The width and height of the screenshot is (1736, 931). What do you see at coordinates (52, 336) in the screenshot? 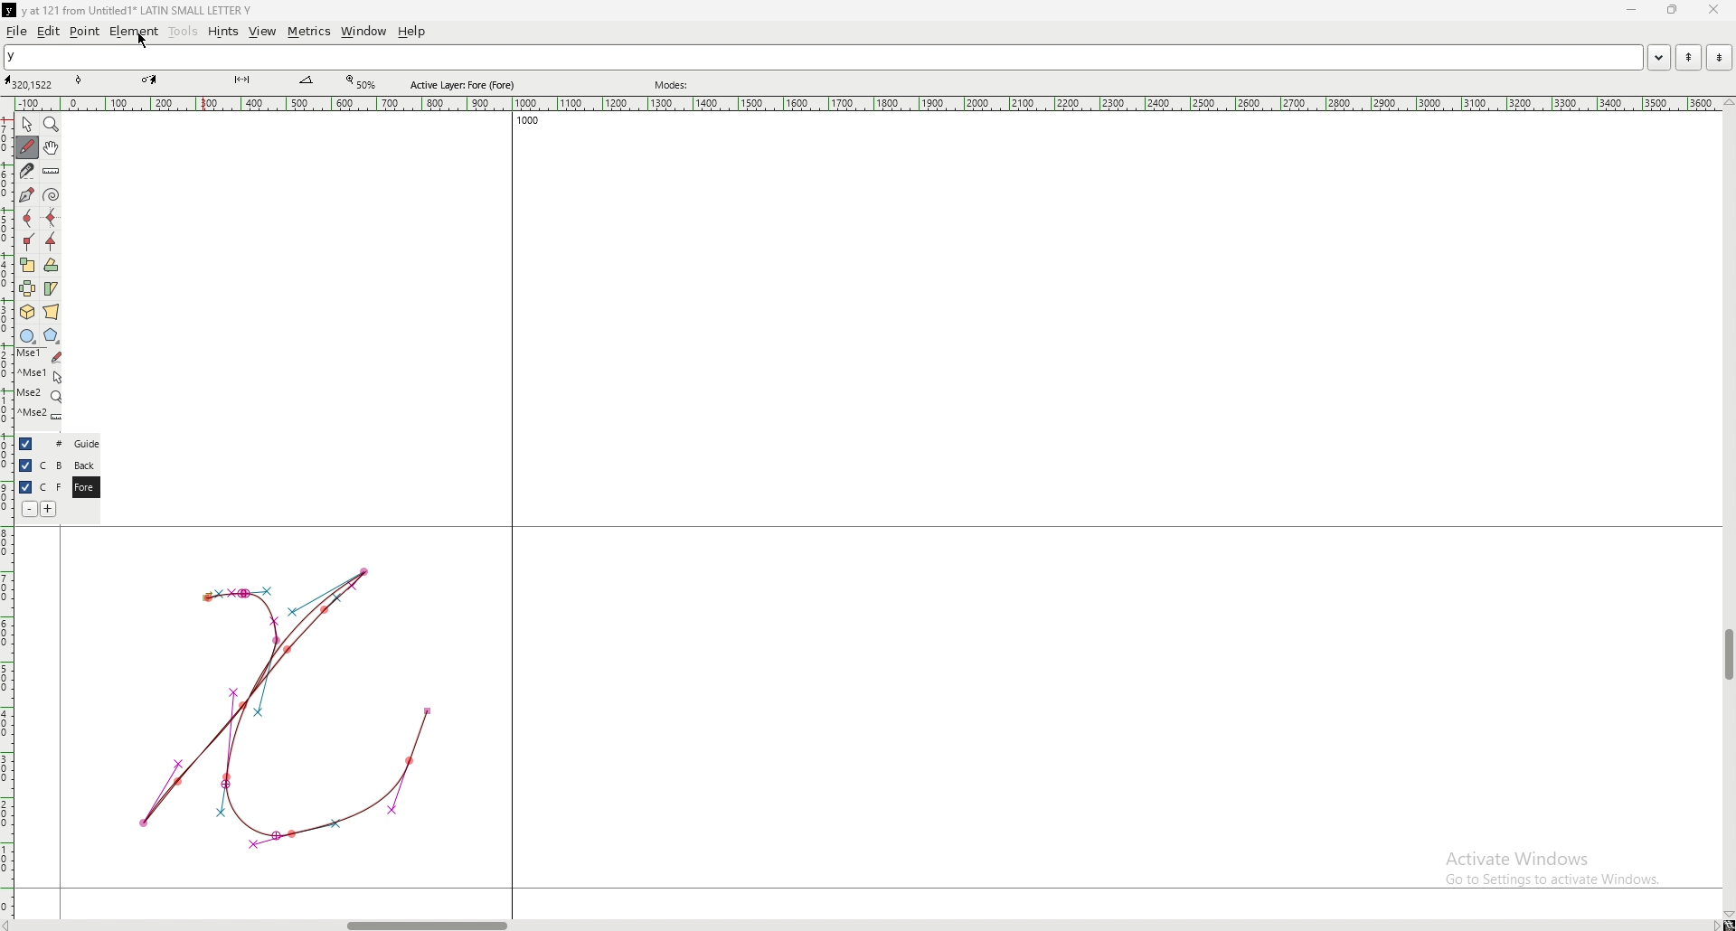
I see `polygon or star` at bounding box center [52, 336].